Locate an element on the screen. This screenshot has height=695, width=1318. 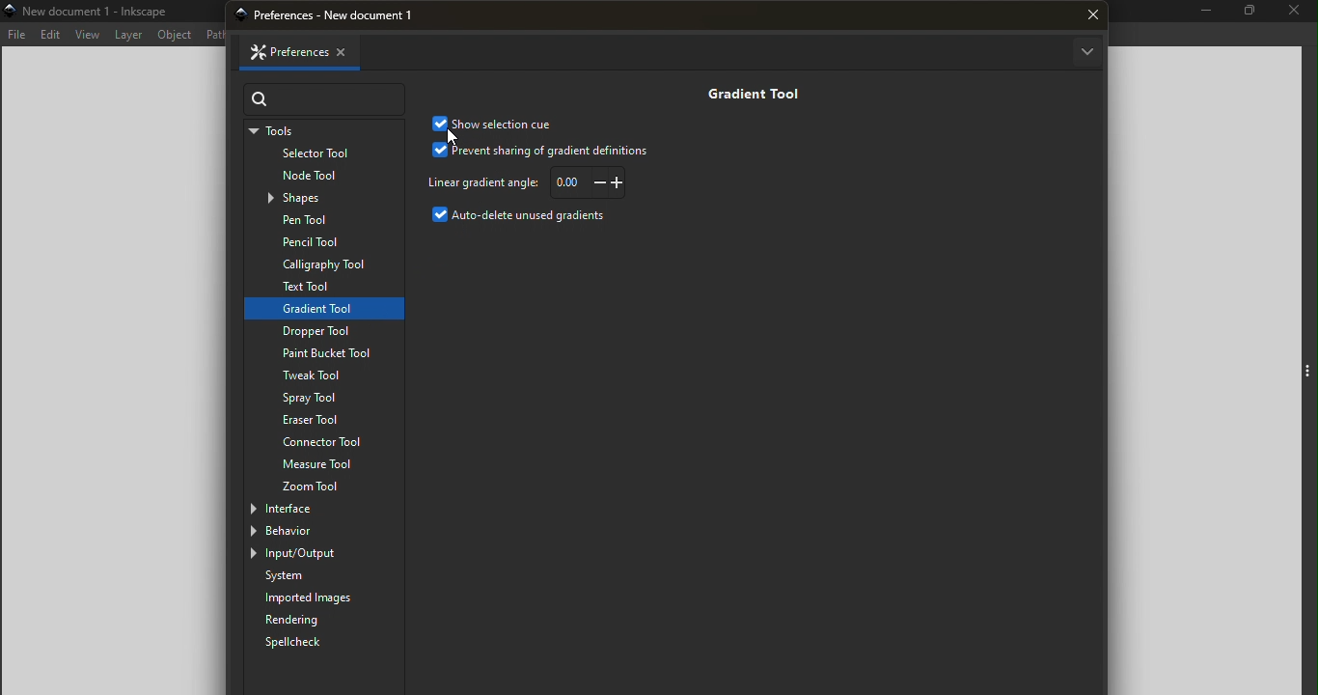
View is located at coordinates (87, 35).